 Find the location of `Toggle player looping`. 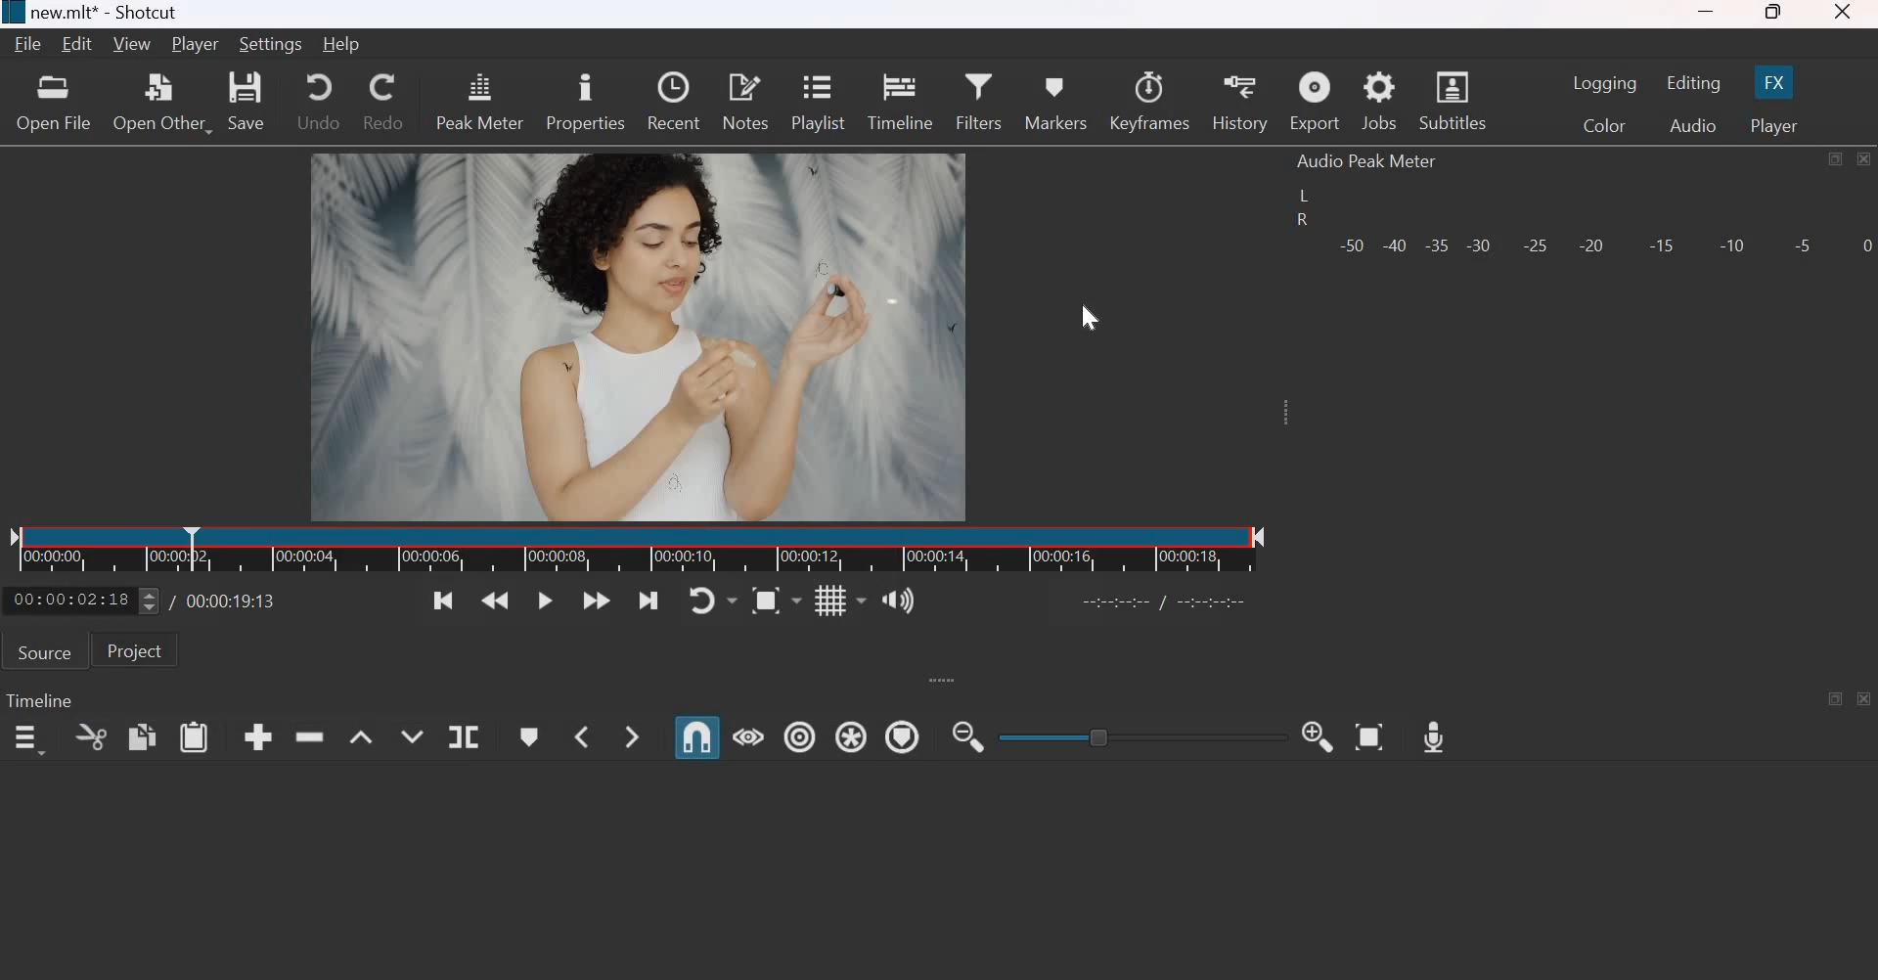

Toggle player looping is located at coordinates (711, 601).